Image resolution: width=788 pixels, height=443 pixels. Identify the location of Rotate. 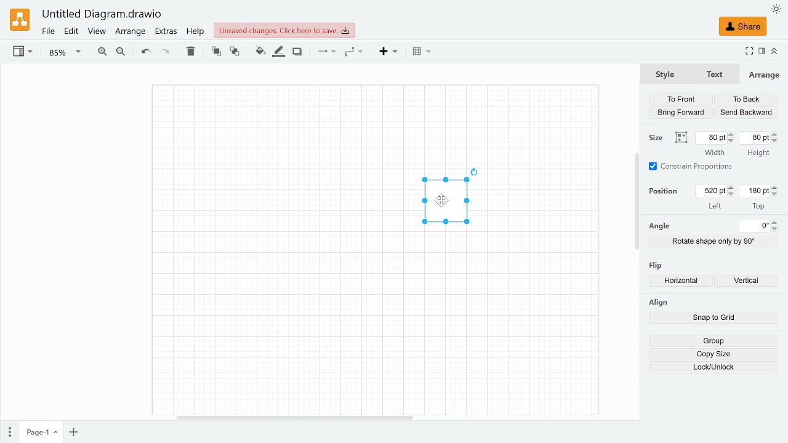
(475, 171).